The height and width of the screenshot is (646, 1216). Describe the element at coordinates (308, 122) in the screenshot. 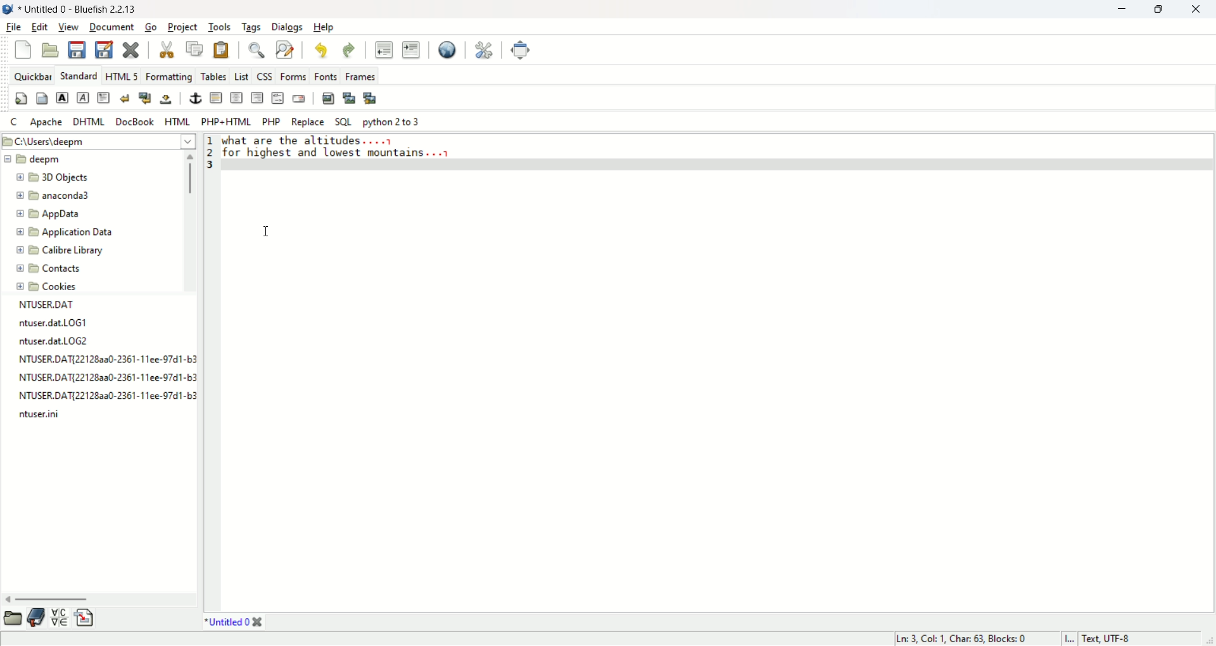

I see `REPLACE` at that location.